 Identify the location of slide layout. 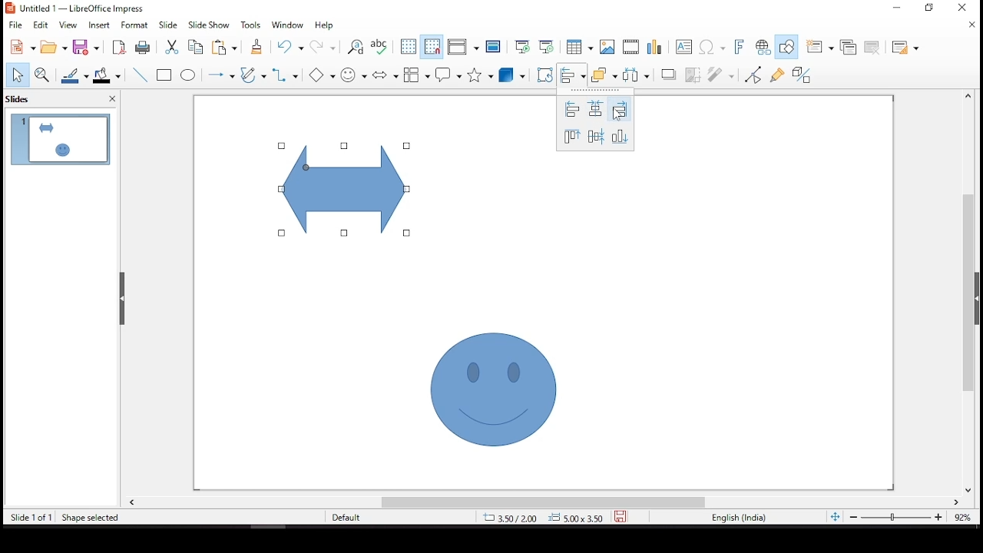
(906, 48).